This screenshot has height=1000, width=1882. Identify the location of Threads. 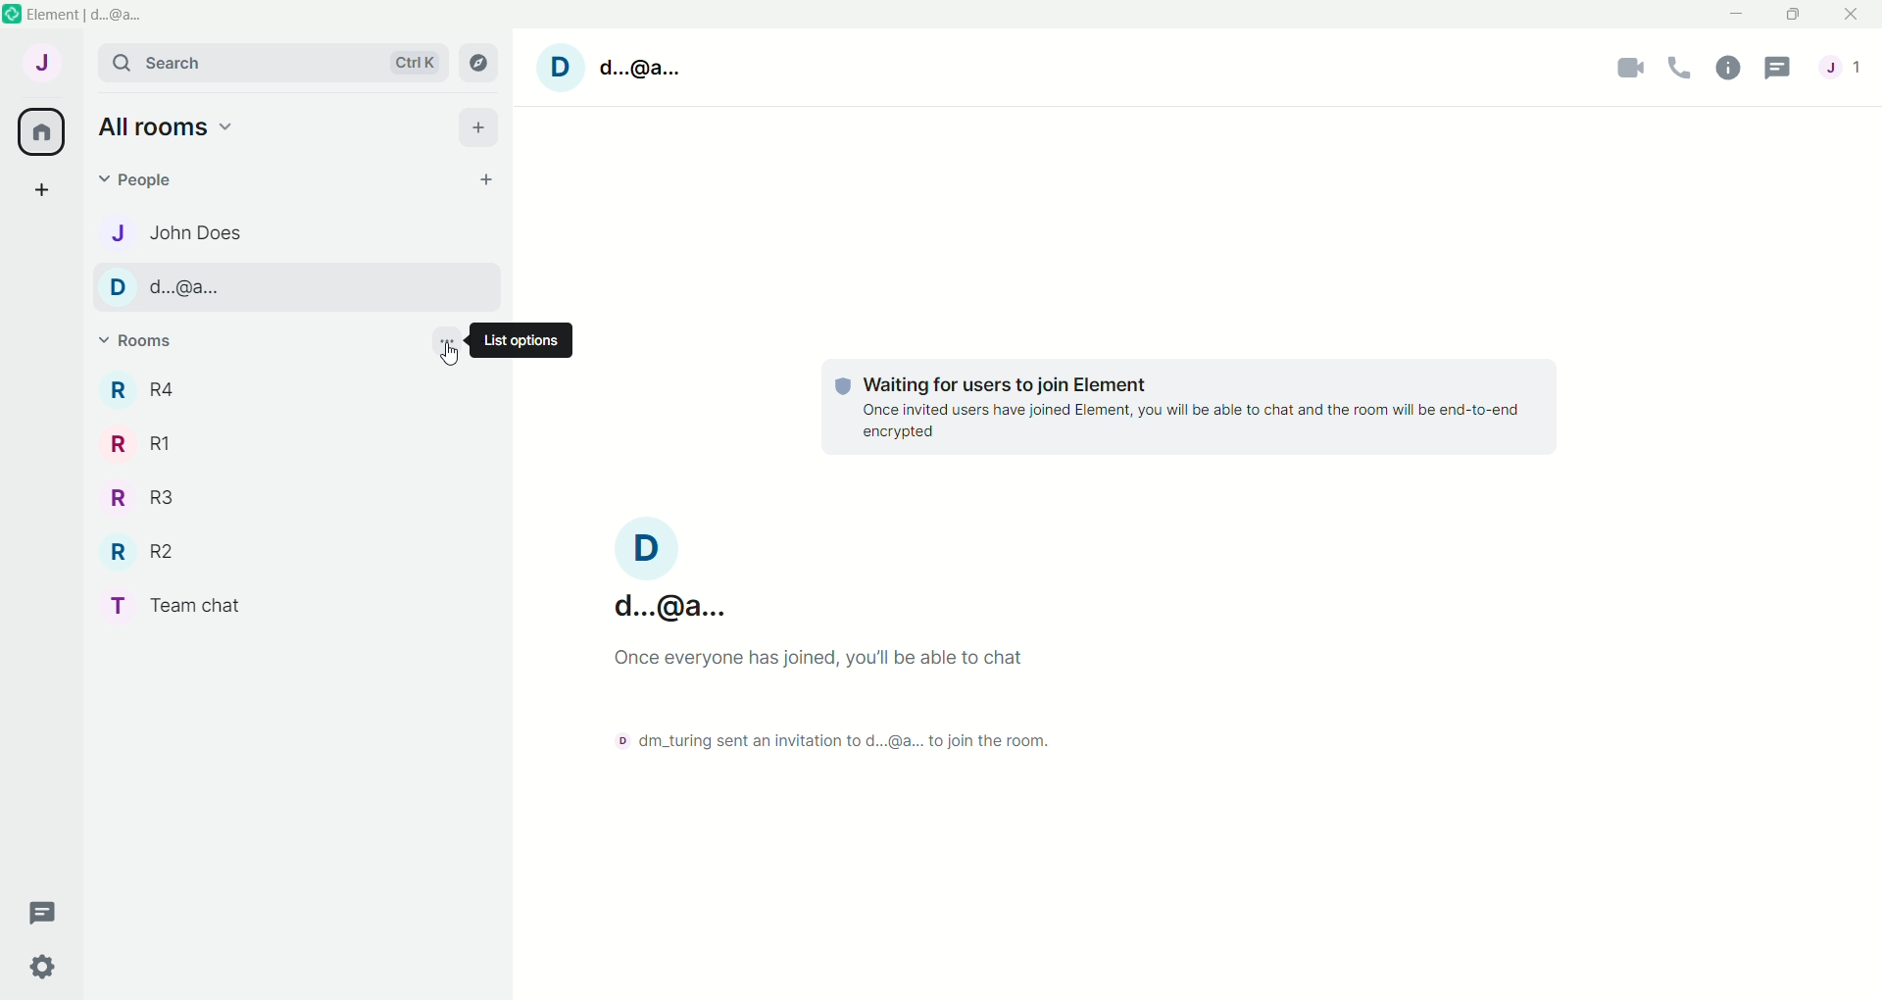
(1778, 67).